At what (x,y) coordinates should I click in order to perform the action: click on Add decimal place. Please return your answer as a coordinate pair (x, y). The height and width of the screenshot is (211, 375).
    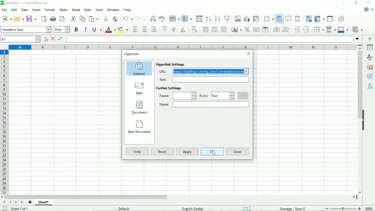
    Looking at the image, I should click on (276, 30).